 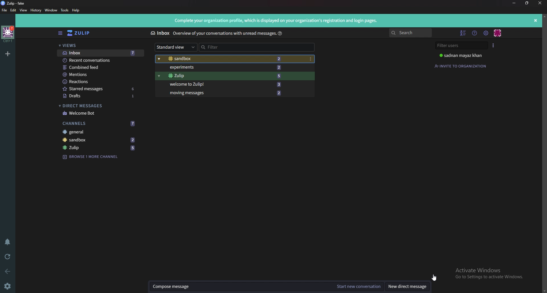 What do you see at coordinates (544, 153) in the screenshot?
I see `scroll bar` at bounding box center [544, 153].